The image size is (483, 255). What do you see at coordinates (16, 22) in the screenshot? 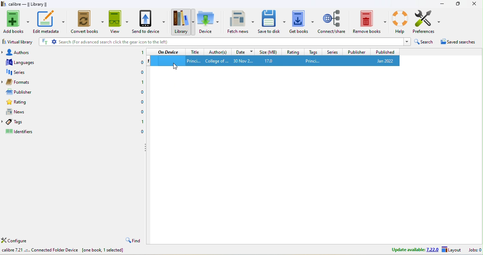
I see `add books` at bounding box center [16, 22].